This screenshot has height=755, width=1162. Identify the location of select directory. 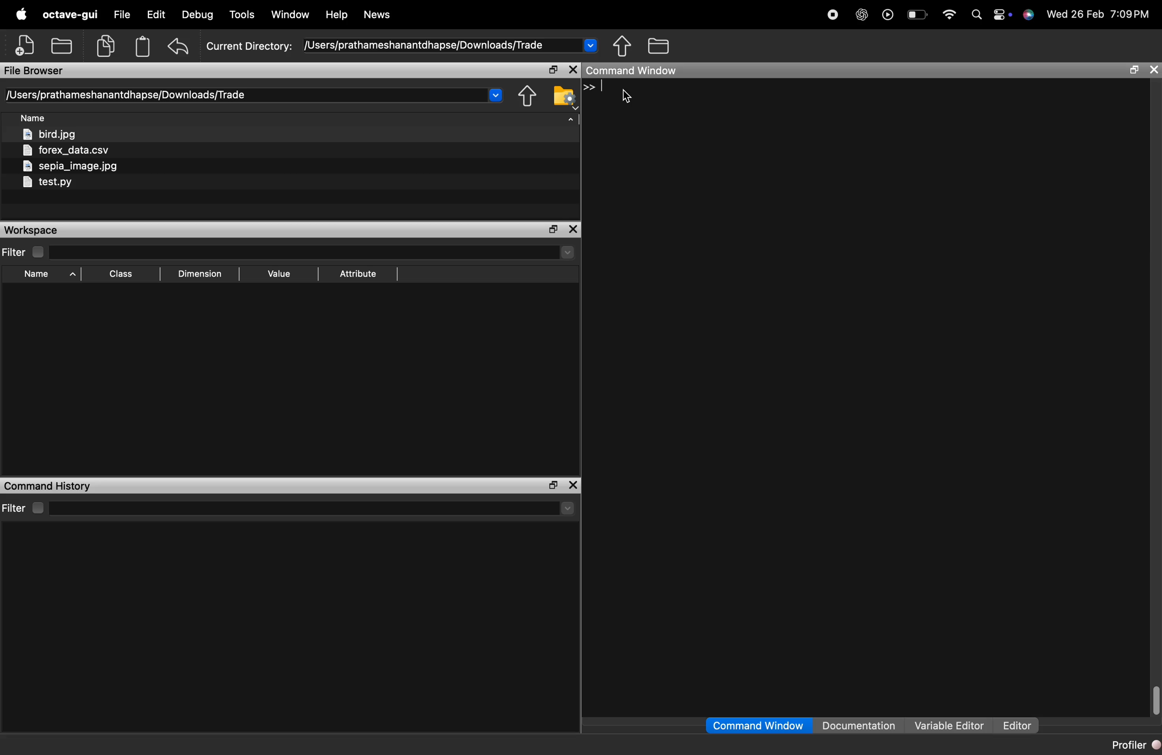
(317, 509).